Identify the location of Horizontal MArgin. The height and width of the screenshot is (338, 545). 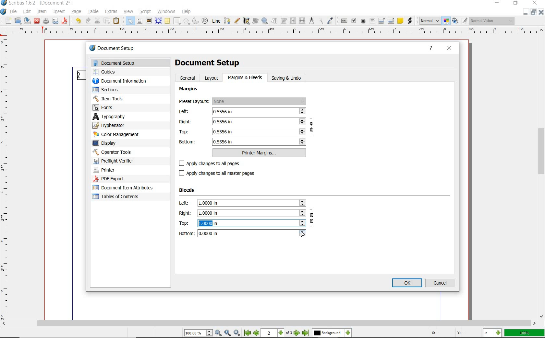
(270, 32).